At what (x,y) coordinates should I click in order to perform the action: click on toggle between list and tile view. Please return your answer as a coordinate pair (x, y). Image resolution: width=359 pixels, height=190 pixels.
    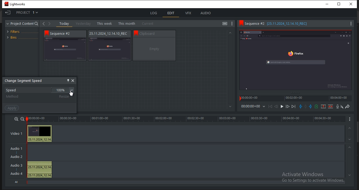
    Looking at the image, I should click on (225, 23).